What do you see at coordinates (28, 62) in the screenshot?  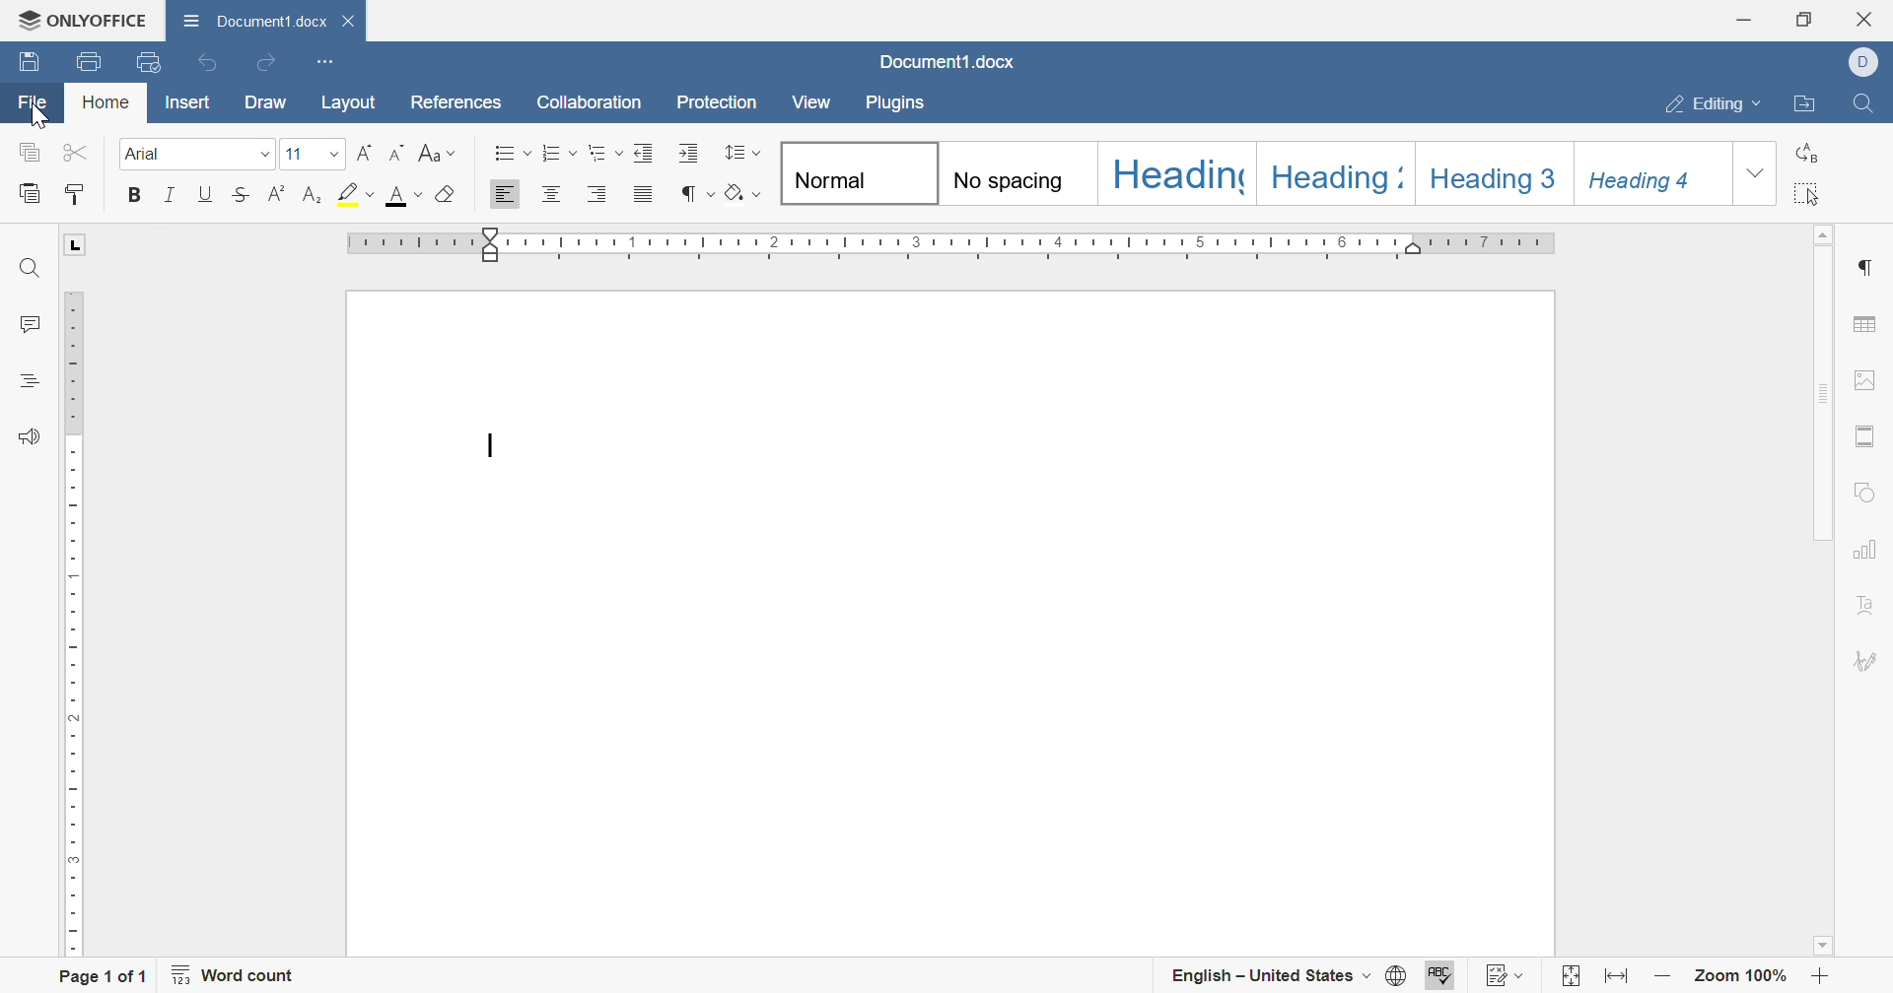 I see `save` at bounding box center [28, 62].